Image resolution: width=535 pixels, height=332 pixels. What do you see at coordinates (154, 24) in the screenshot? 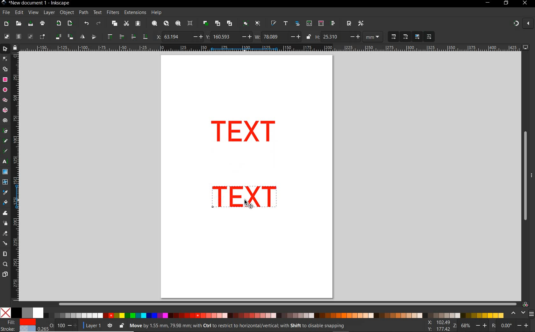
I see `zoom selection` at bounding box center [154, 24].